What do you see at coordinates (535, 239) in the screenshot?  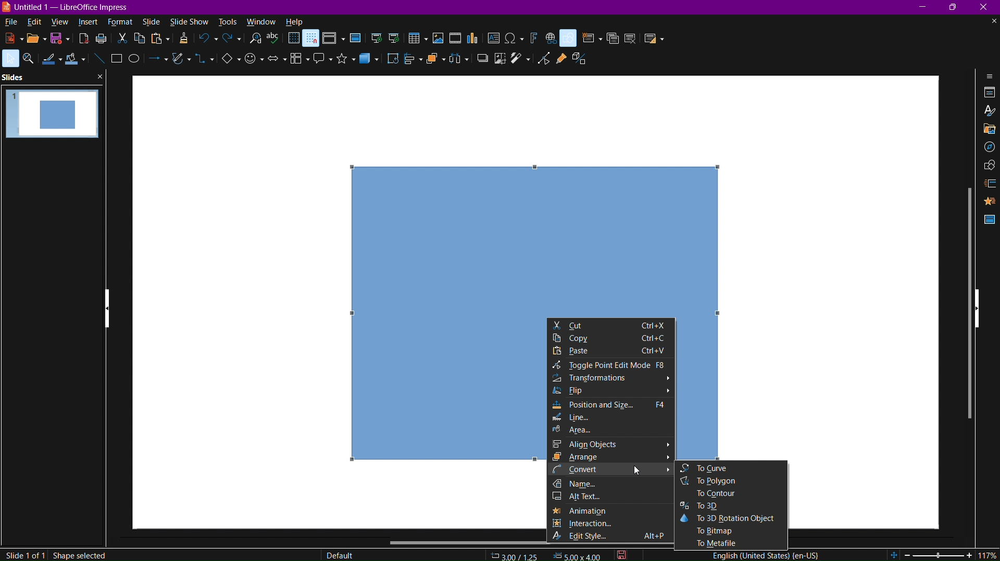 I see `Rectangle 2D` at bounding box center [535, 239].